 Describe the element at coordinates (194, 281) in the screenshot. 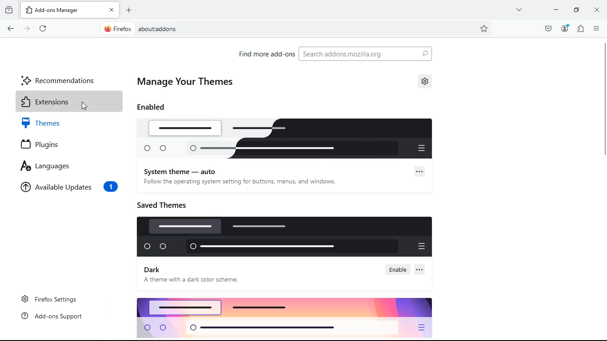

I see `A theme with a dark color scheme.` at that location.